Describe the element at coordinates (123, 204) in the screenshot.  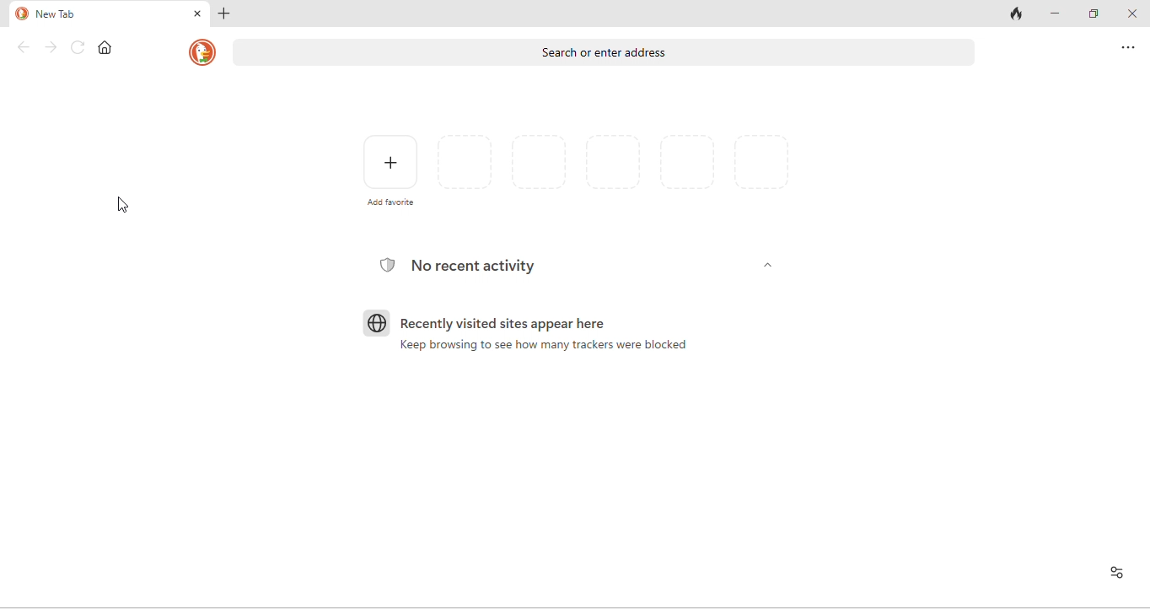
I see `cursor` at that location.